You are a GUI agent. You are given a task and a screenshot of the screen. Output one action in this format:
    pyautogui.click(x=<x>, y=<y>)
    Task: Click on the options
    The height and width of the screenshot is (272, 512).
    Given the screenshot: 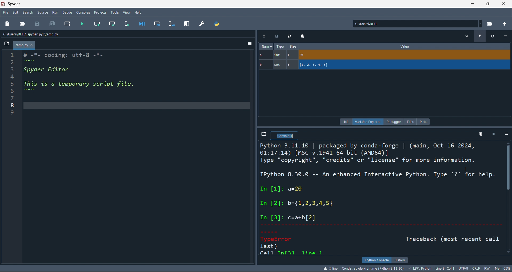 What is the action you would take?
    pyautogui.click(x=506, y=36)
    